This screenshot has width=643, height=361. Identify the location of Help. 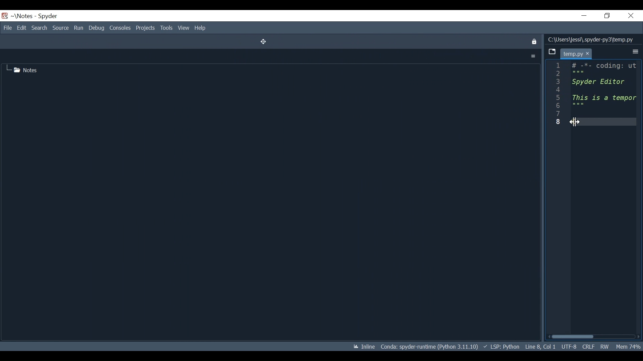
(200, 28).